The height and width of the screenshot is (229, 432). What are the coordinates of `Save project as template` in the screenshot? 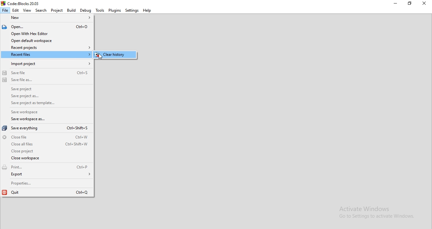 It's located at (38, 104).